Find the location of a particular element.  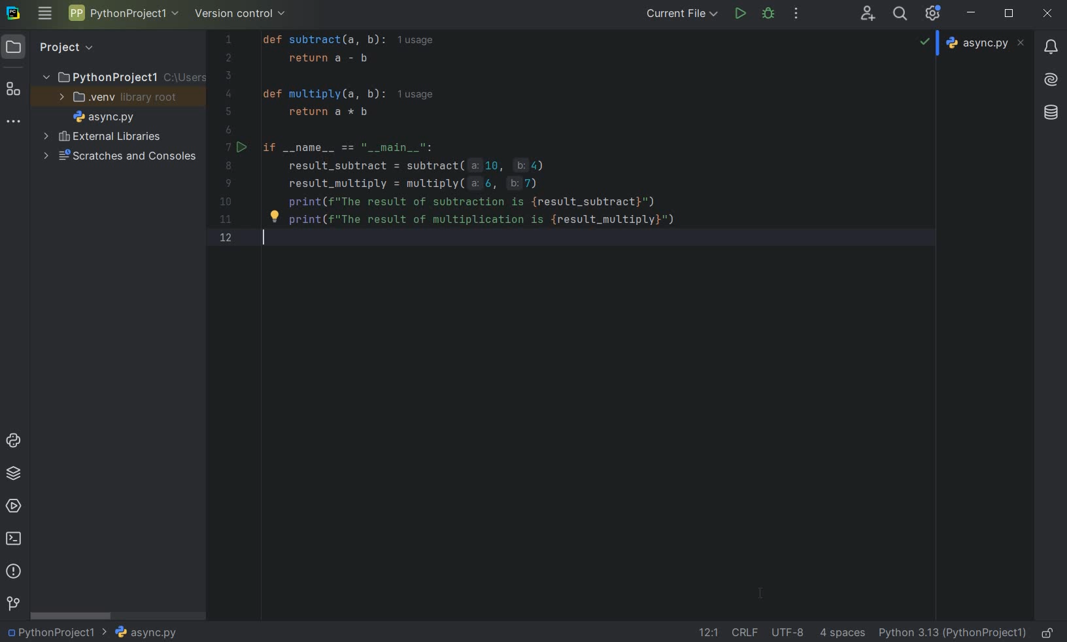

code with me is located at coordinates (868, 12).